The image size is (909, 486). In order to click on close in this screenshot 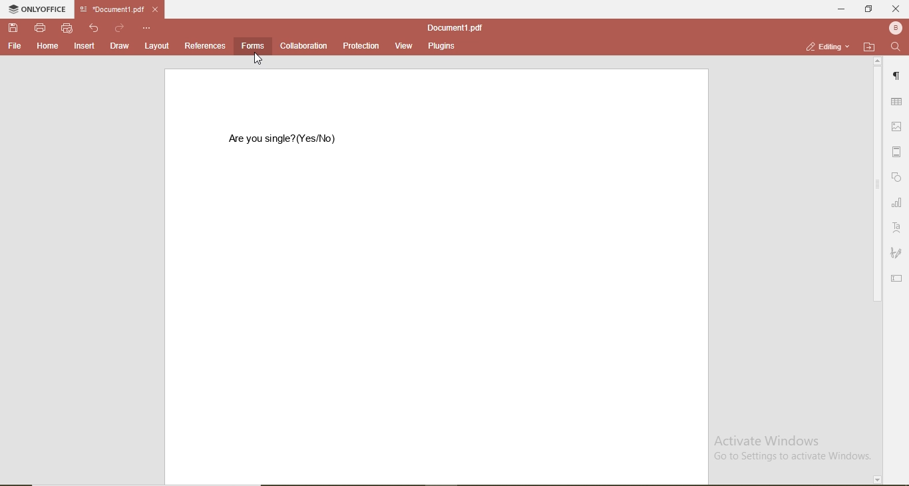, I will do `click(896, 9)`.